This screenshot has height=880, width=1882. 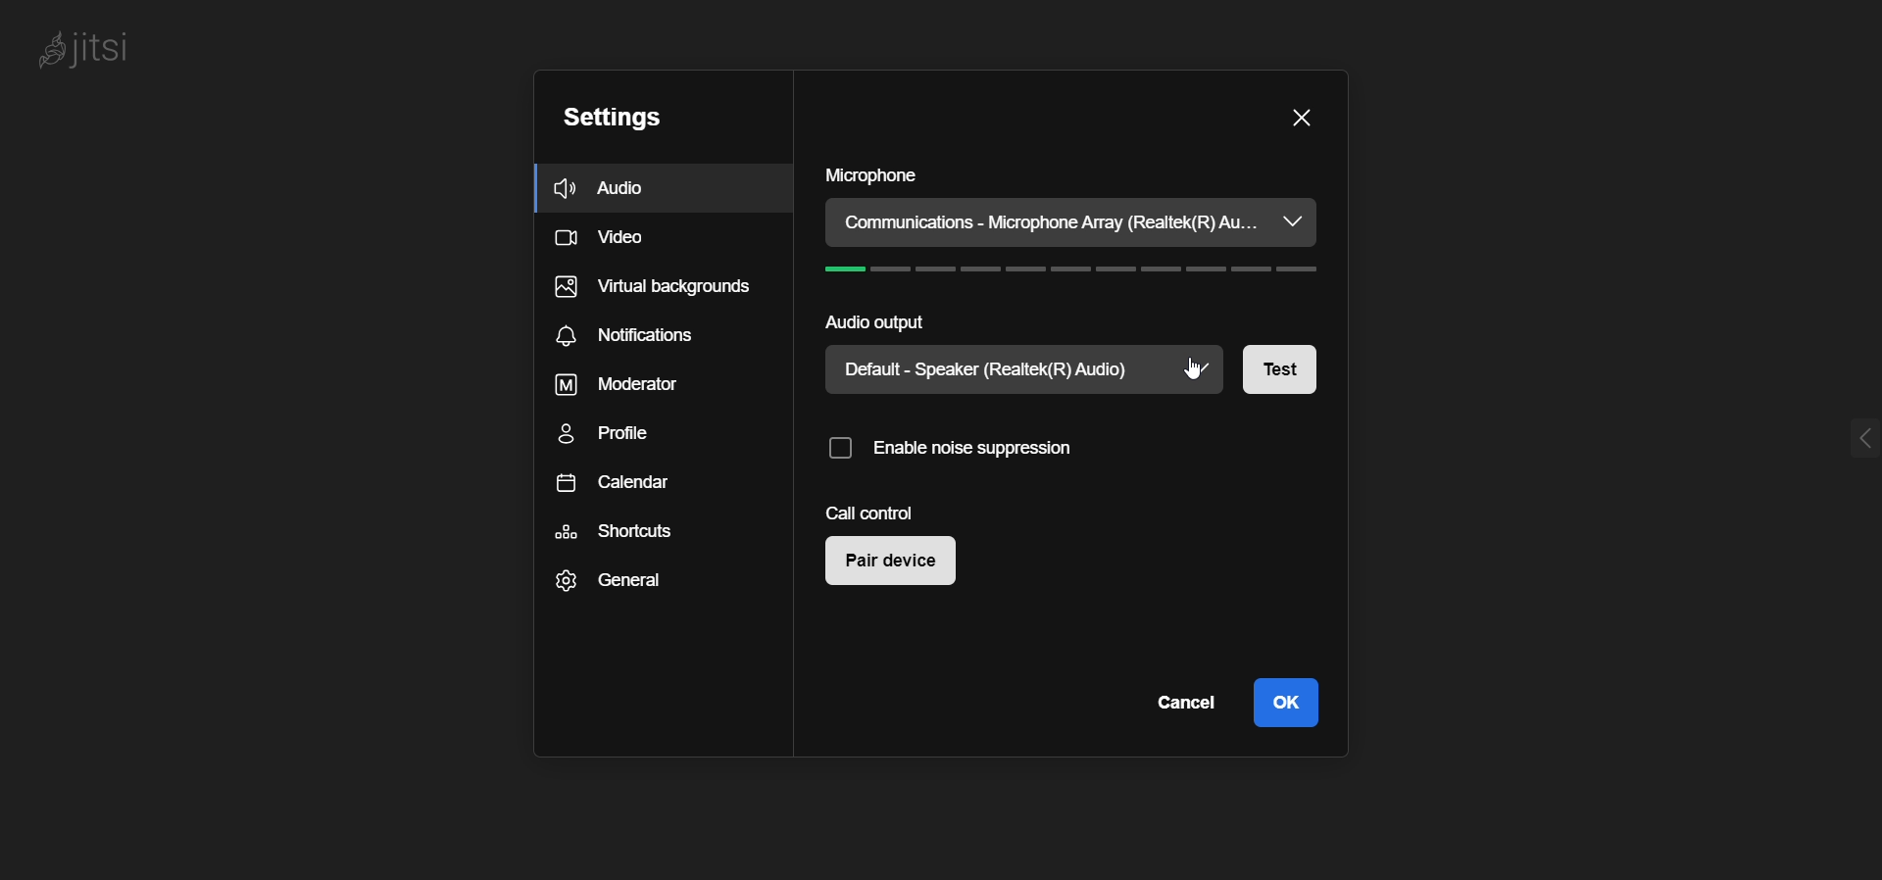 What do you see at coordinates (617, 435) in the screenshot?
I see `profile` at bounding box center [617, 435].